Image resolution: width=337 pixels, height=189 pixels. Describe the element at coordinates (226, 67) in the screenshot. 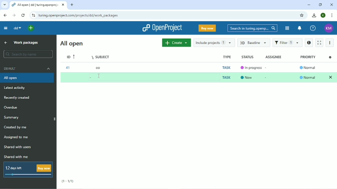

I see `Task` at that location.